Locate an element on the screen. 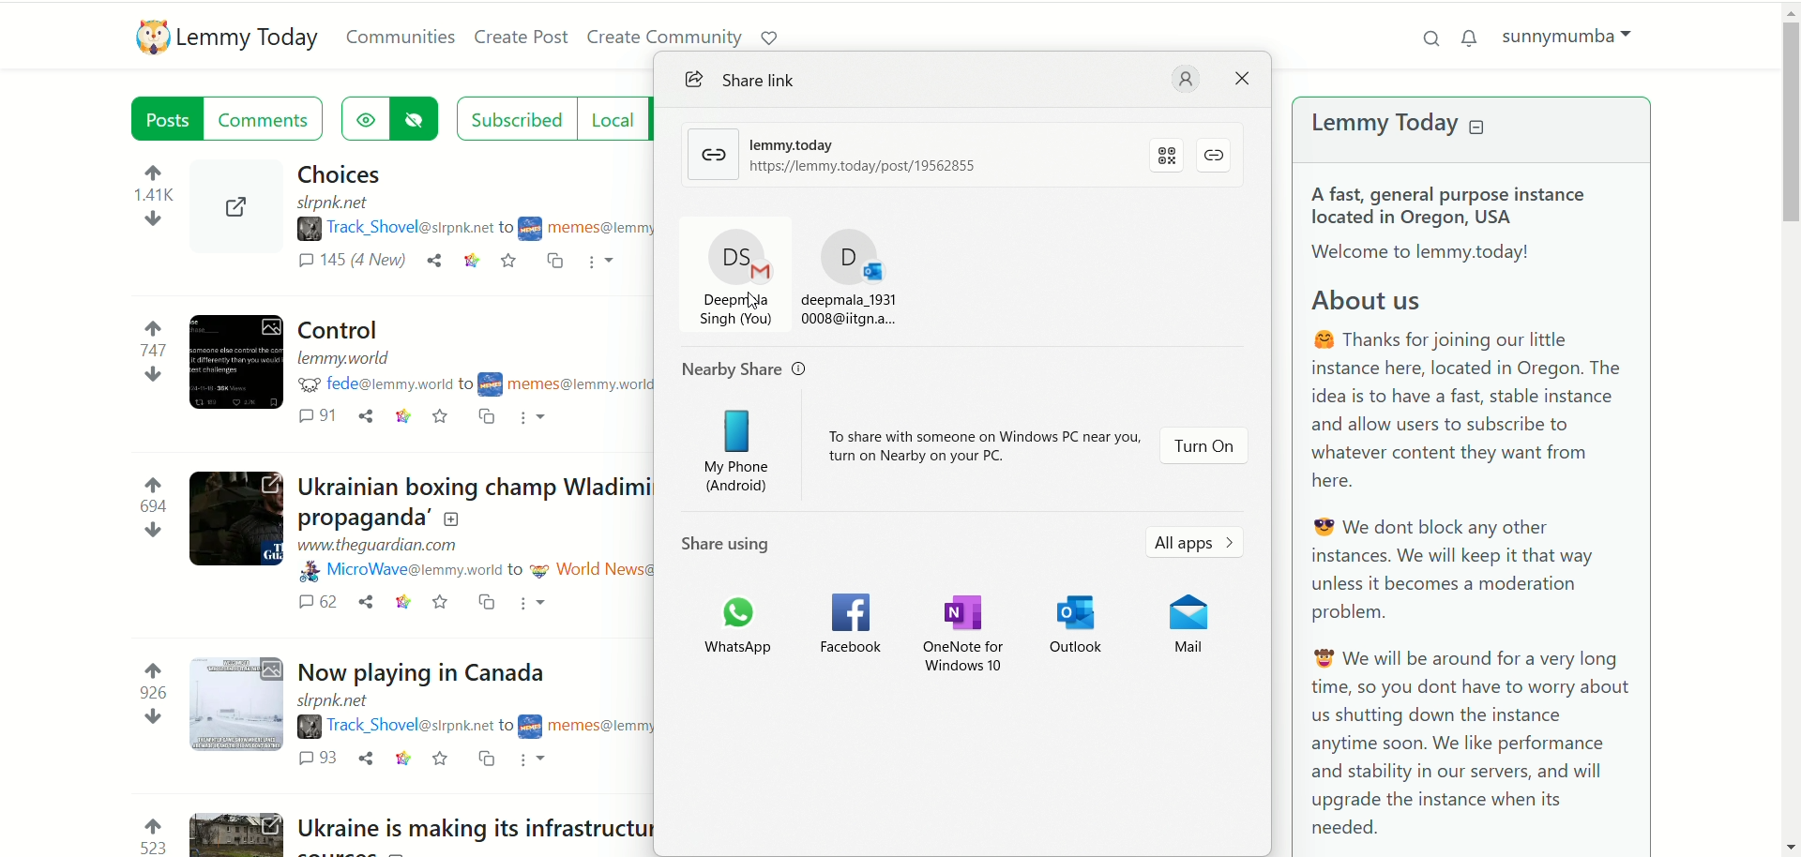 The image size is (1801, 857). Post on "Ukrainian boxing champ Wladimir Klitschko calls out Rogan for ‘repeating Russian propaganda’" is located at coordinates (475, 503).